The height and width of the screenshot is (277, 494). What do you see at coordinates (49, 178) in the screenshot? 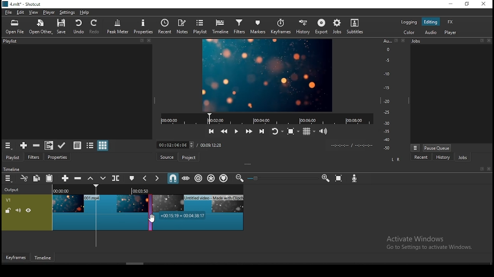
I see `paste` at bounding box center [49, 178].